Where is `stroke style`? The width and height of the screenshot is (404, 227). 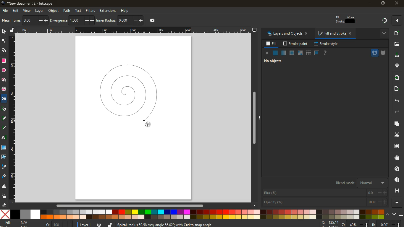
stroke style is located at coordinates (327, 44).